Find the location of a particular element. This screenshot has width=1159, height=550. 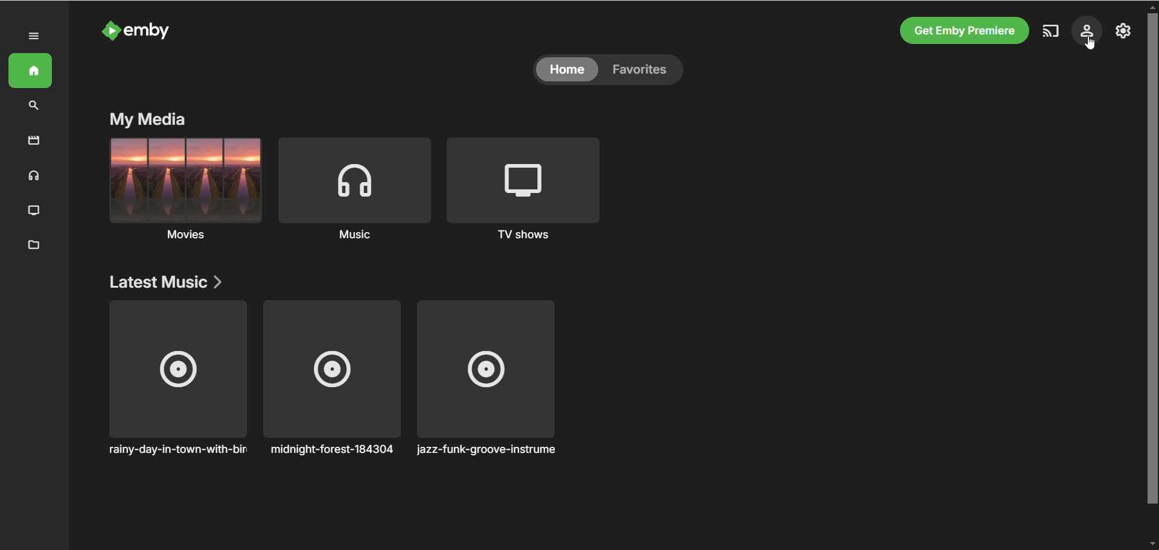

music is located at coordinates (357, 179).